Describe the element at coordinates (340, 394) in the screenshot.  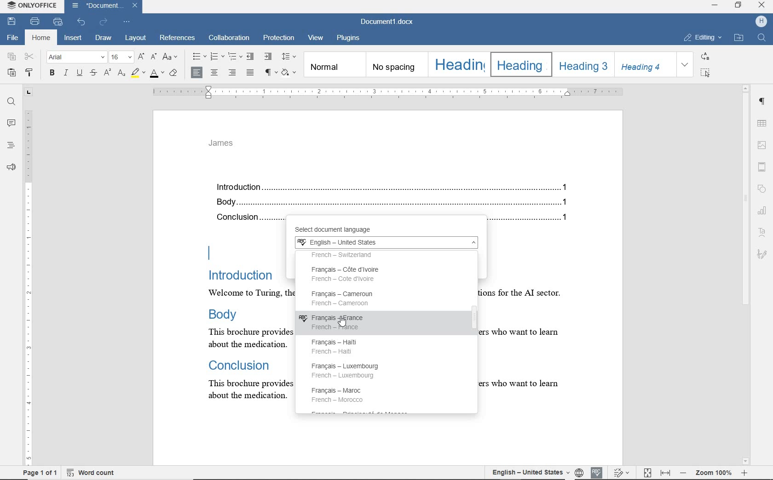
I see `François - Maroc` at that location.